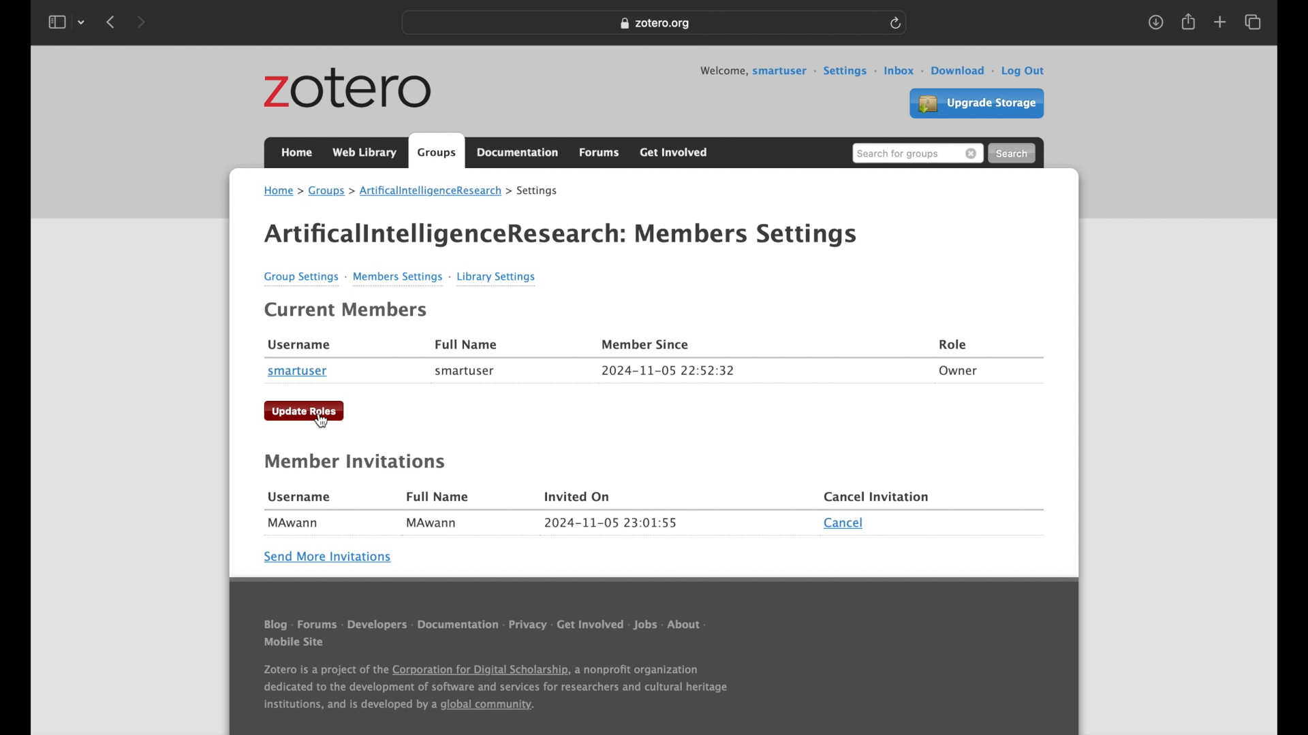 The width and height of the screenshot is (1308, 735). Describe the element at coordinates (964, 71) in the screenshot. I see `download` at that location.